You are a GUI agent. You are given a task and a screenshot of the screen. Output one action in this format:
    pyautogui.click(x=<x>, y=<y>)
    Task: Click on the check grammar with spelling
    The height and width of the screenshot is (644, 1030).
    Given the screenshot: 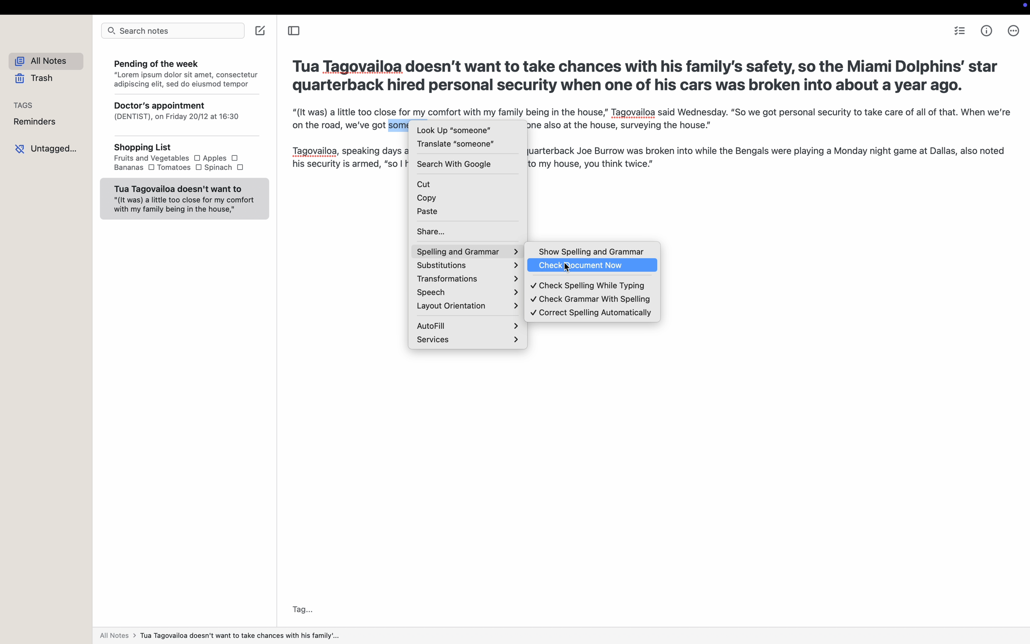 What is the action you would take?
    pyautogui.click(x=590, y=299)
    